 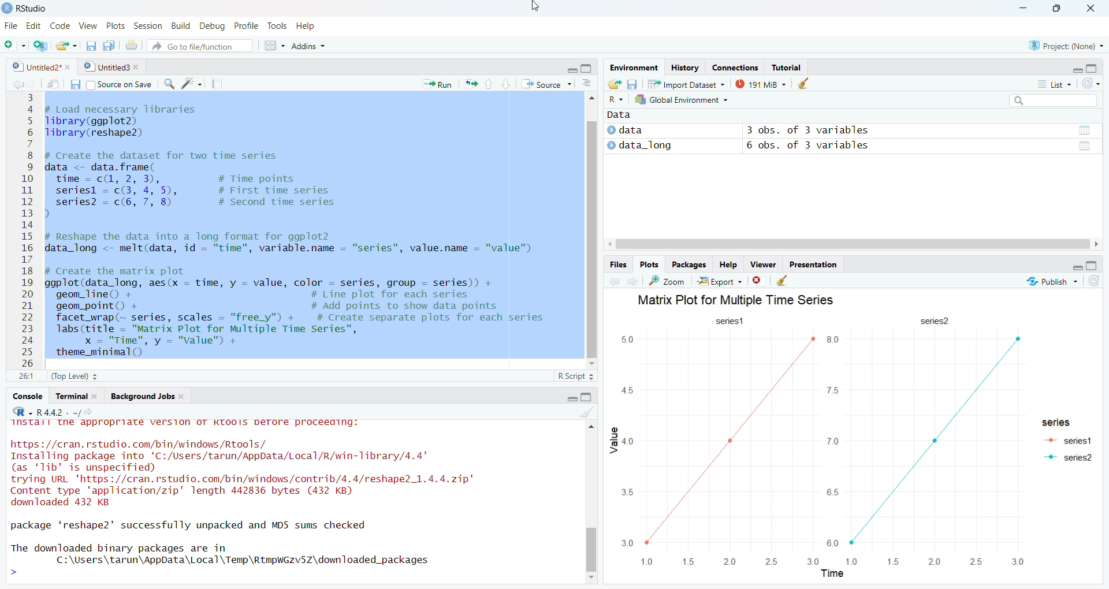 What do you see at coordinates (741, 299) in the screenshot?
I see `Matrix Plot for Multiple Time Series` at bounding box center [741, 299].